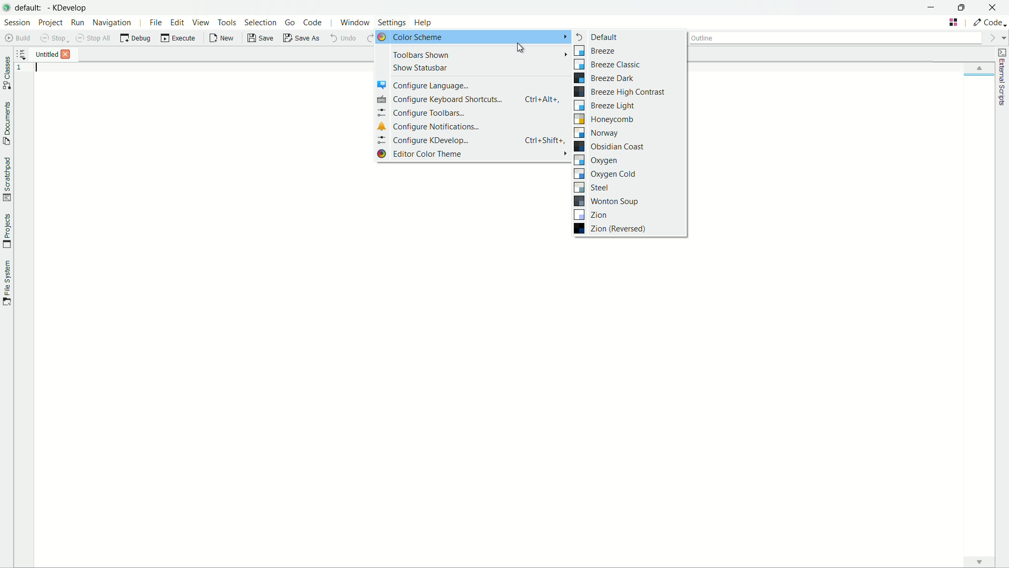 The width and height of the screenshot is (1009, 568). I want to click on toggle classes, so click(7, 74).